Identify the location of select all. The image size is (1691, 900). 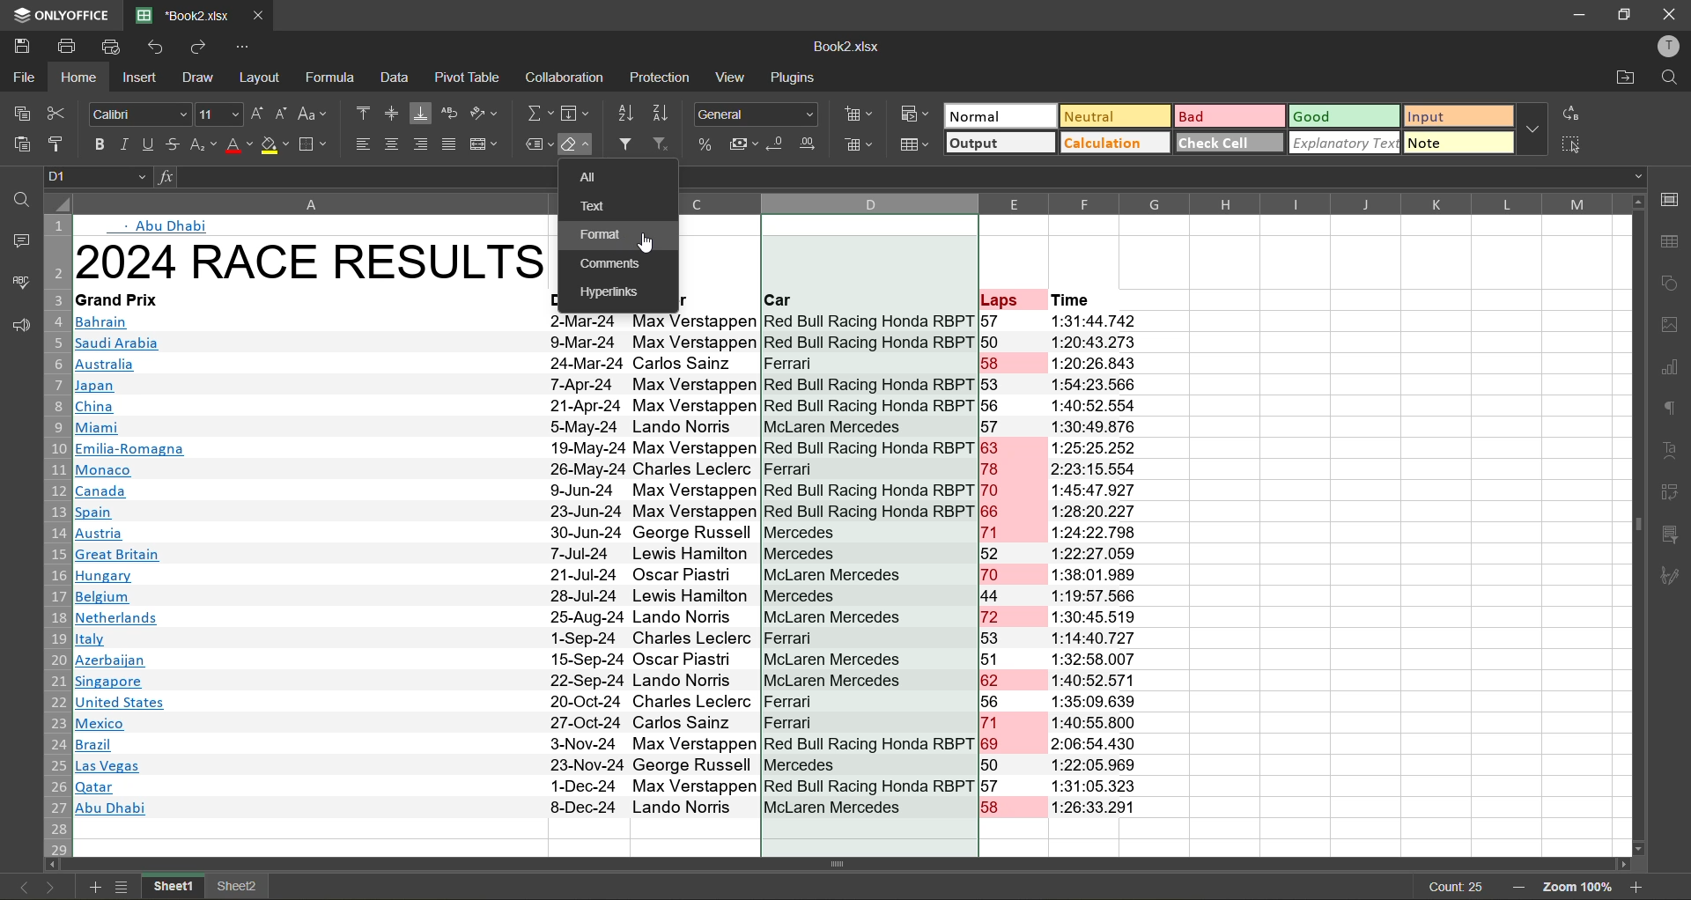
(1570, 143).